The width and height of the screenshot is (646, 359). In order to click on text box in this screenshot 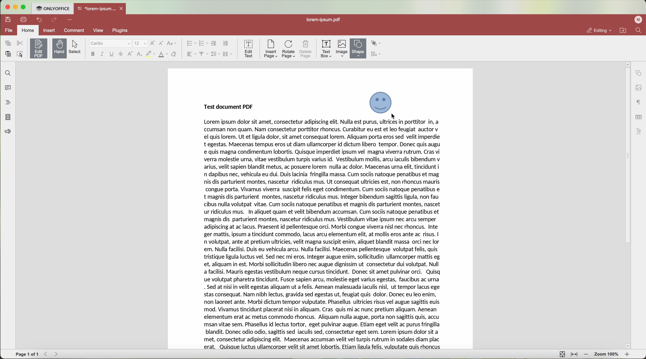, I will do `click(326, 48)`.